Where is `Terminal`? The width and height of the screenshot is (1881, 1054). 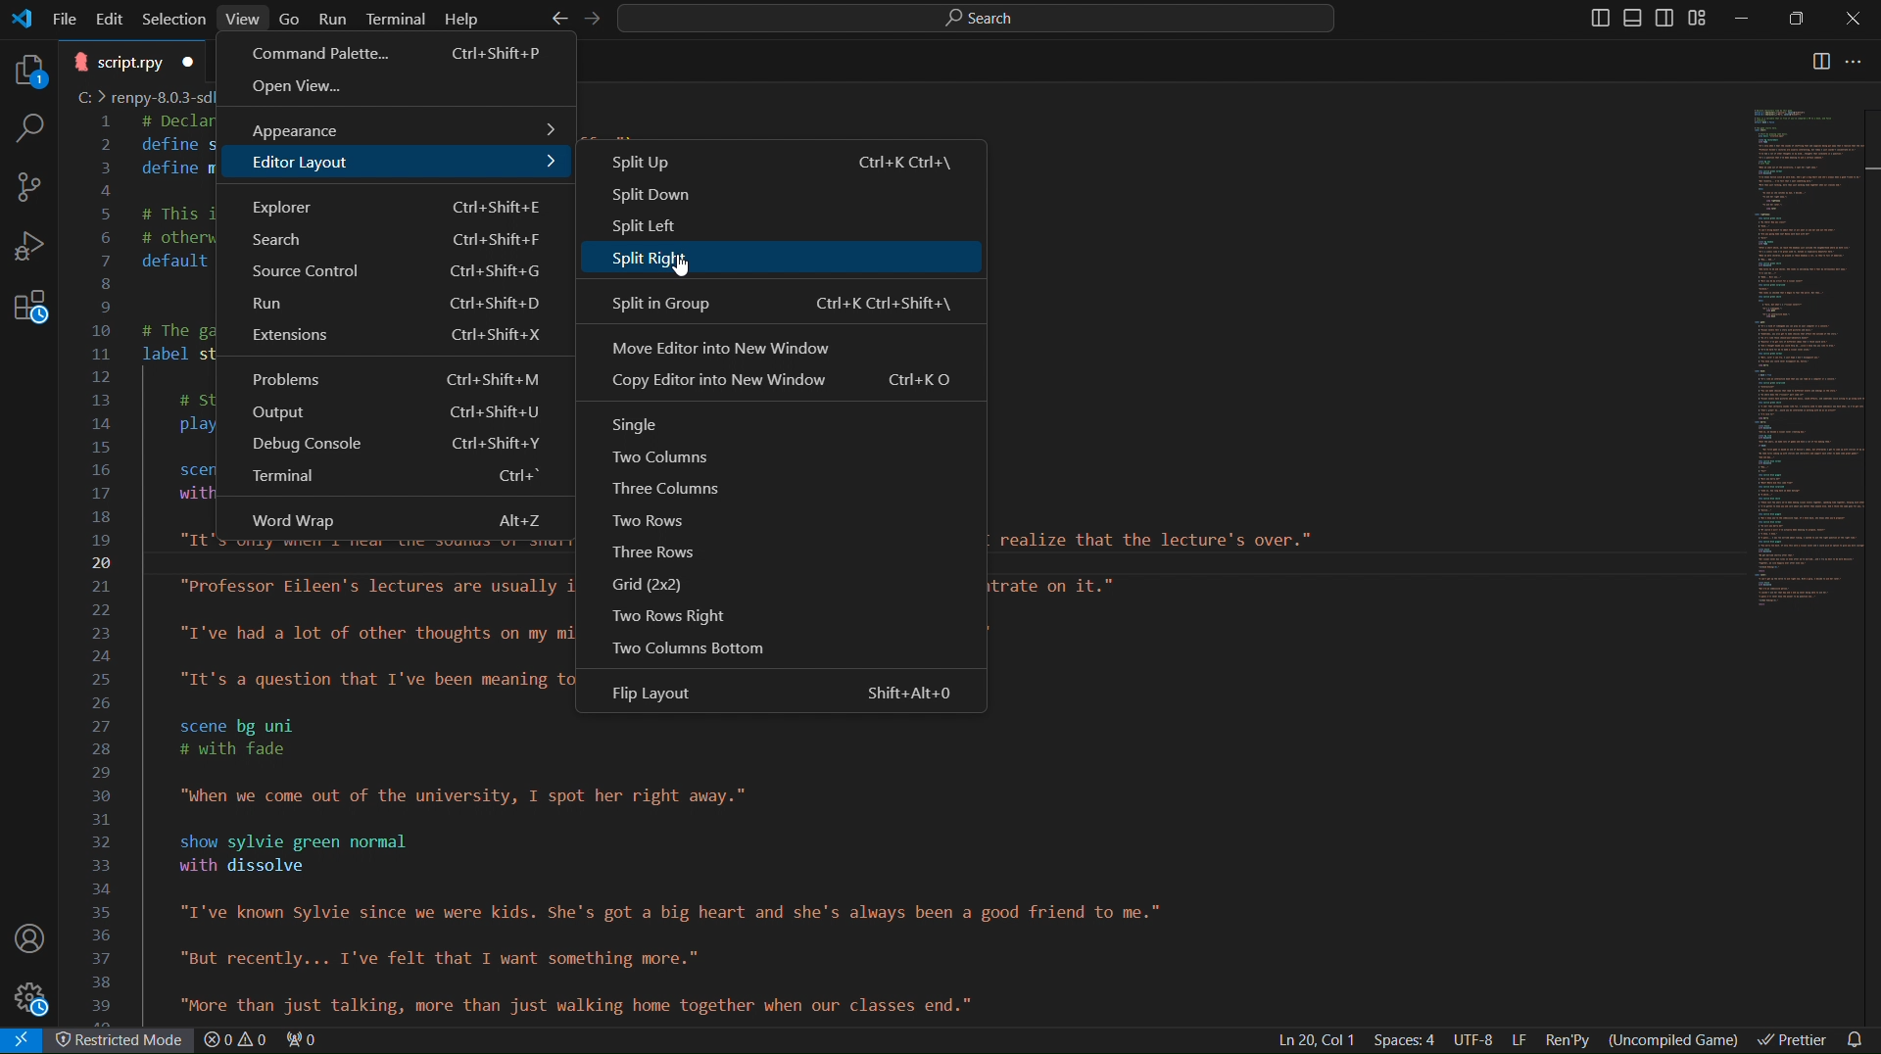
Terminal is located at coordinates (397, 18).